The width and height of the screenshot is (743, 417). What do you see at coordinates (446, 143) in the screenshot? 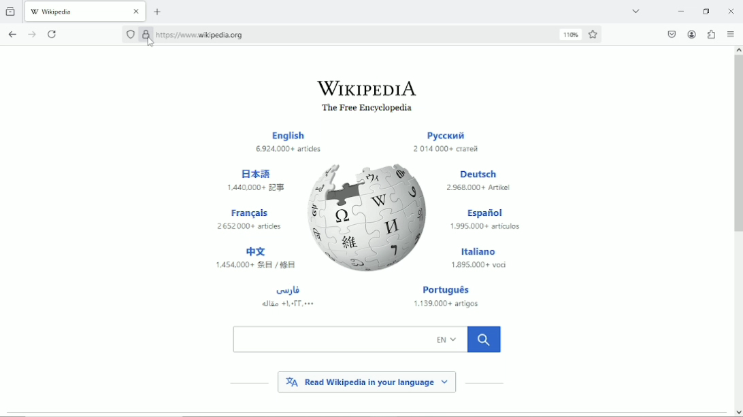
I see `Pycexmit2014 000+ articles` at bounding box center [446, 143].